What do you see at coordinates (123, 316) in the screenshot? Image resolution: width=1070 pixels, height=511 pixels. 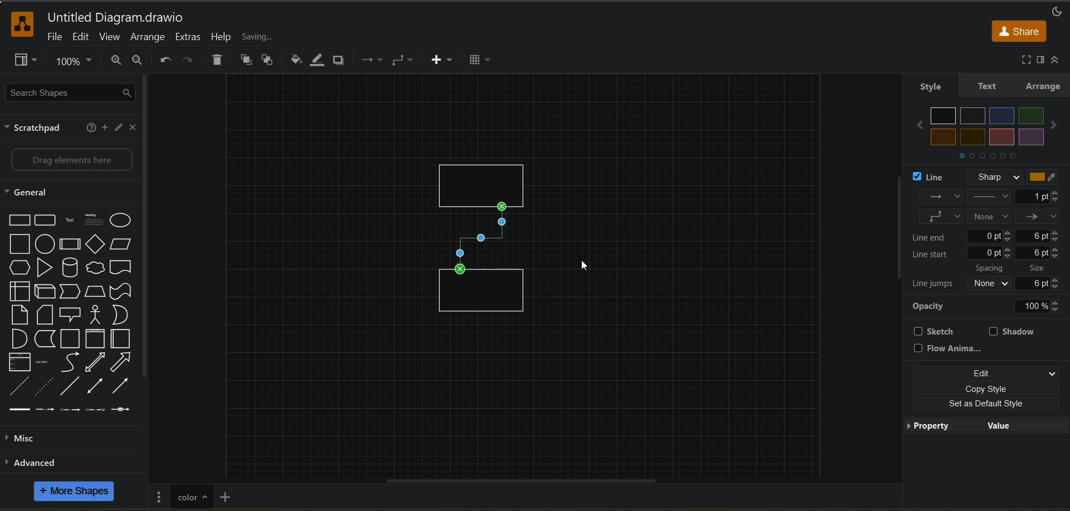 I see `OR` at bounding box center [123, 316].